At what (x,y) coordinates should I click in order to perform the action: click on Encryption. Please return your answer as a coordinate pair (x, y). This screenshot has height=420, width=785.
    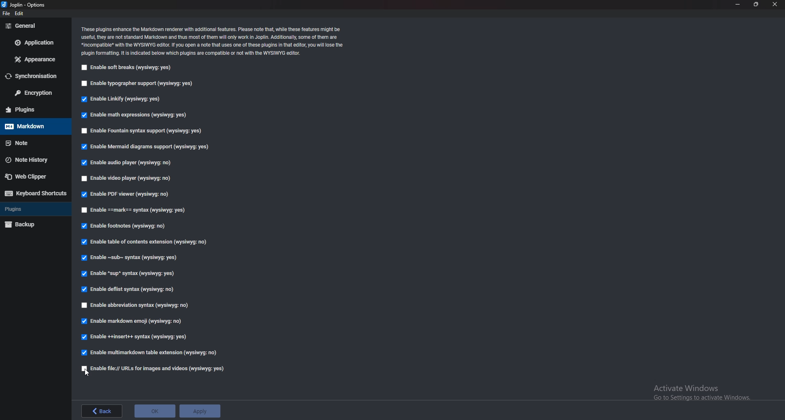
    Looking at the image, I should click on (32, 93).